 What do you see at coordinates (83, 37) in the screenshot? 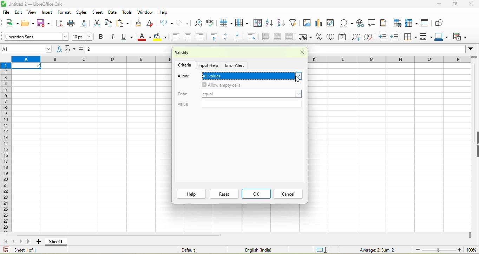
I see `font size` at bounding box center [83, 37].